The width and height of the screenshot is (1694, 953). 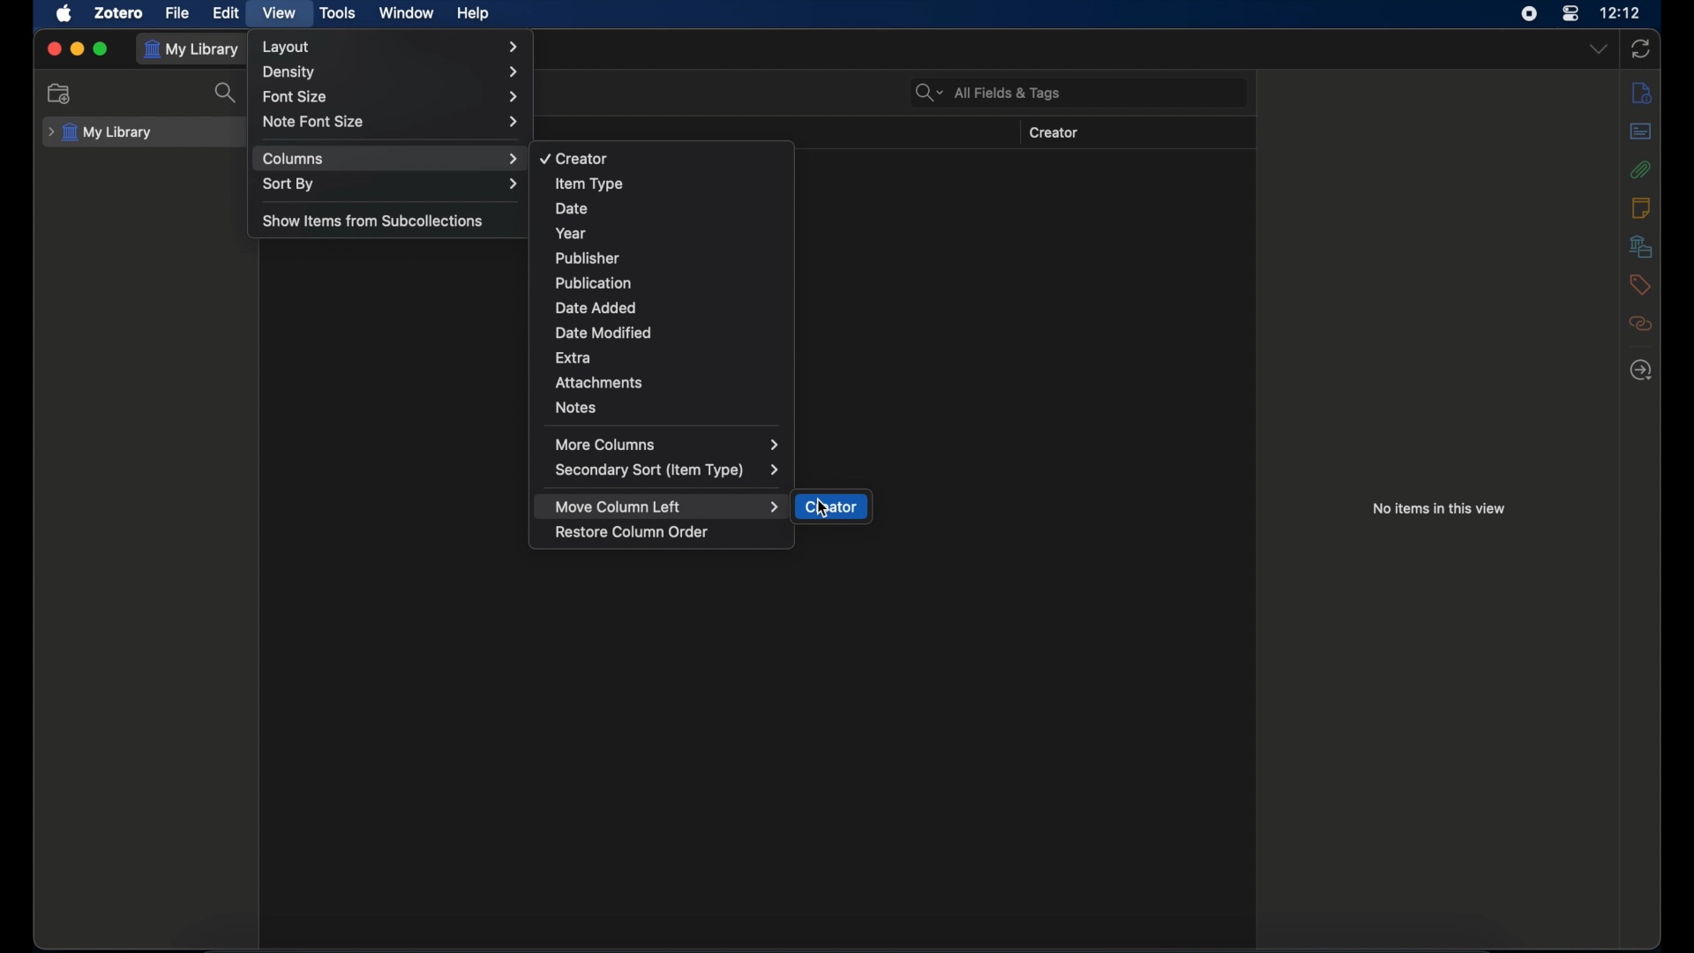 What do you see at coordinates (1600, 48) in the screenshot?
I see `drop-down` at bounding box center [1600, 48].